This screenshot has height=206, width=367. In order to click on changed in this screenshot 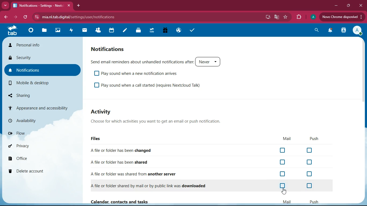, I will do `click(123, 150)`.